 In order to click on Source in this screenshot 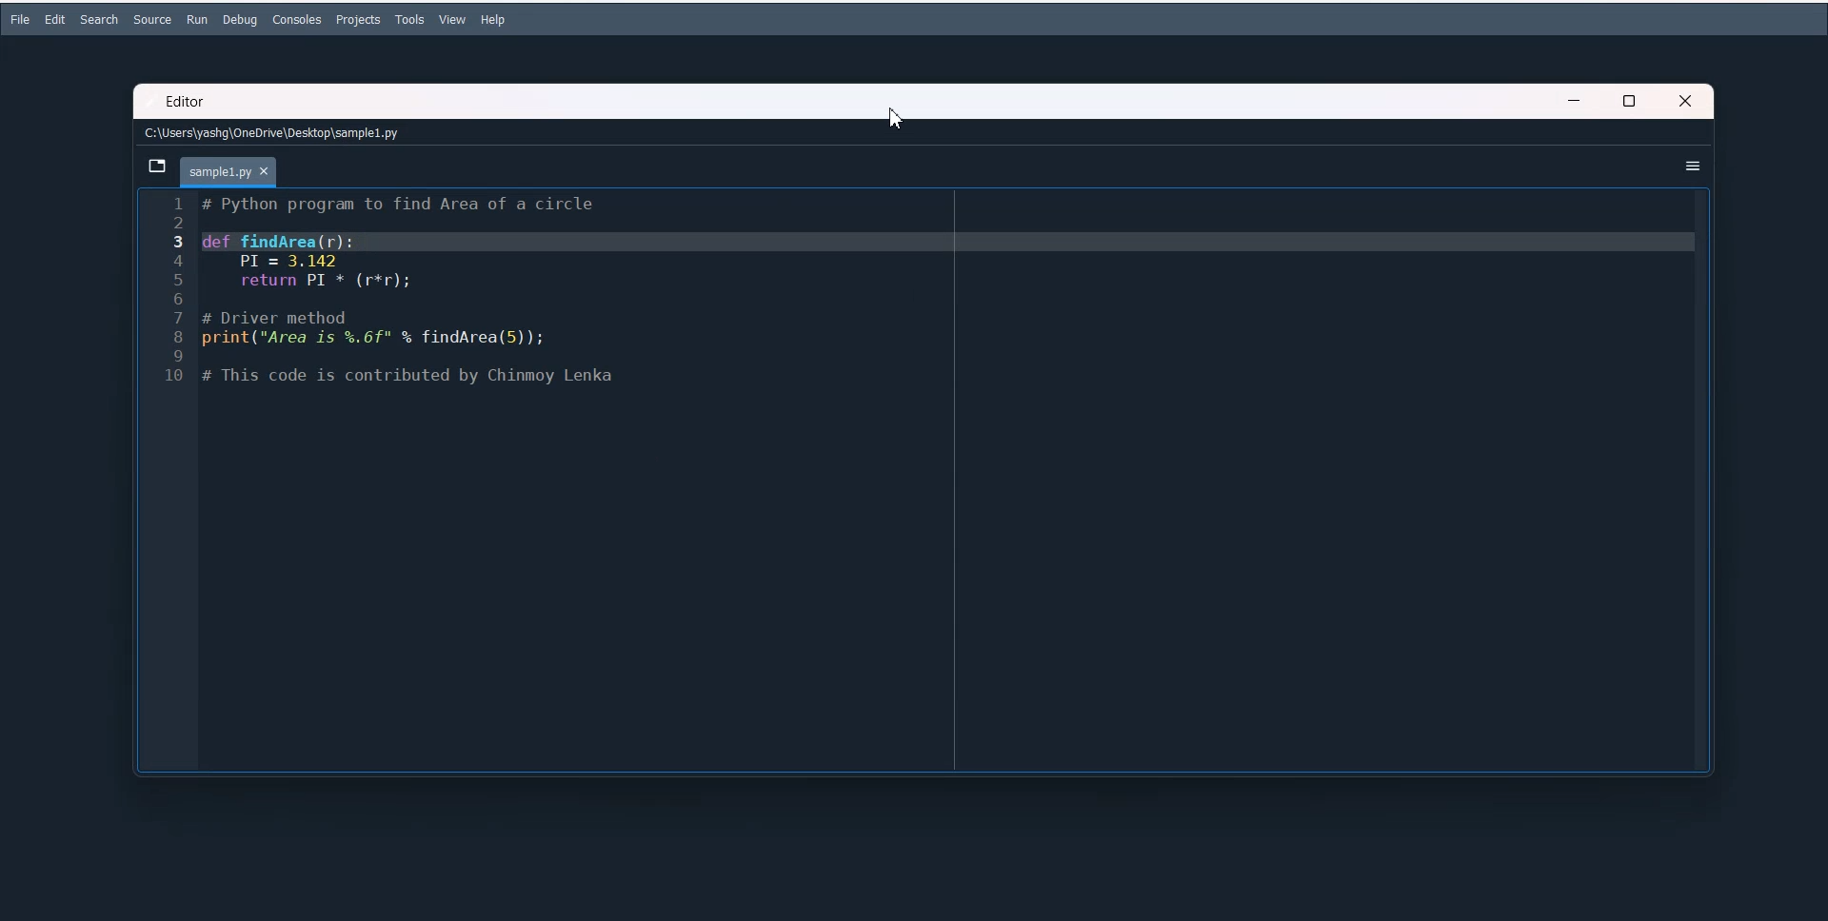, I will do `click(151, 20)`.